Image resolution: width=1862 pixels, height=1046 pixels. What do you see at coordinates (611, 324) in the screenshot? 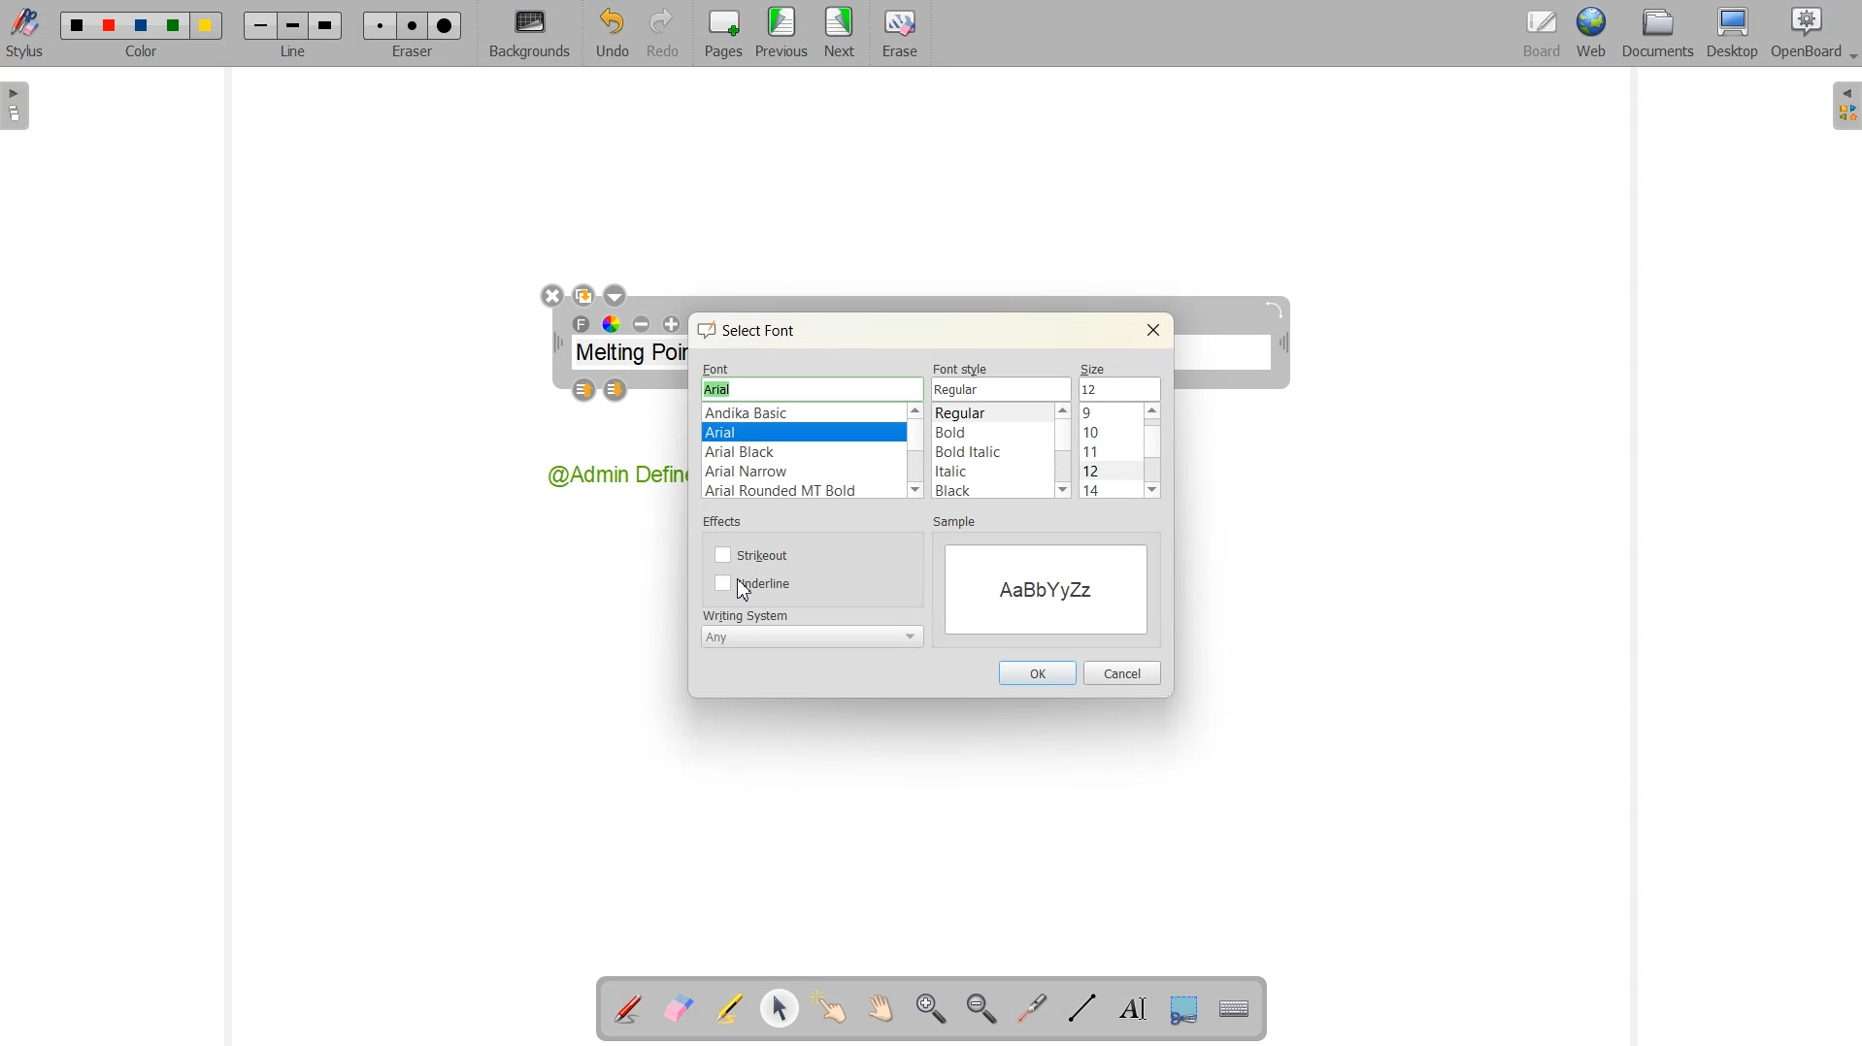
I see `Text Color` at bounding box center [611, 324].